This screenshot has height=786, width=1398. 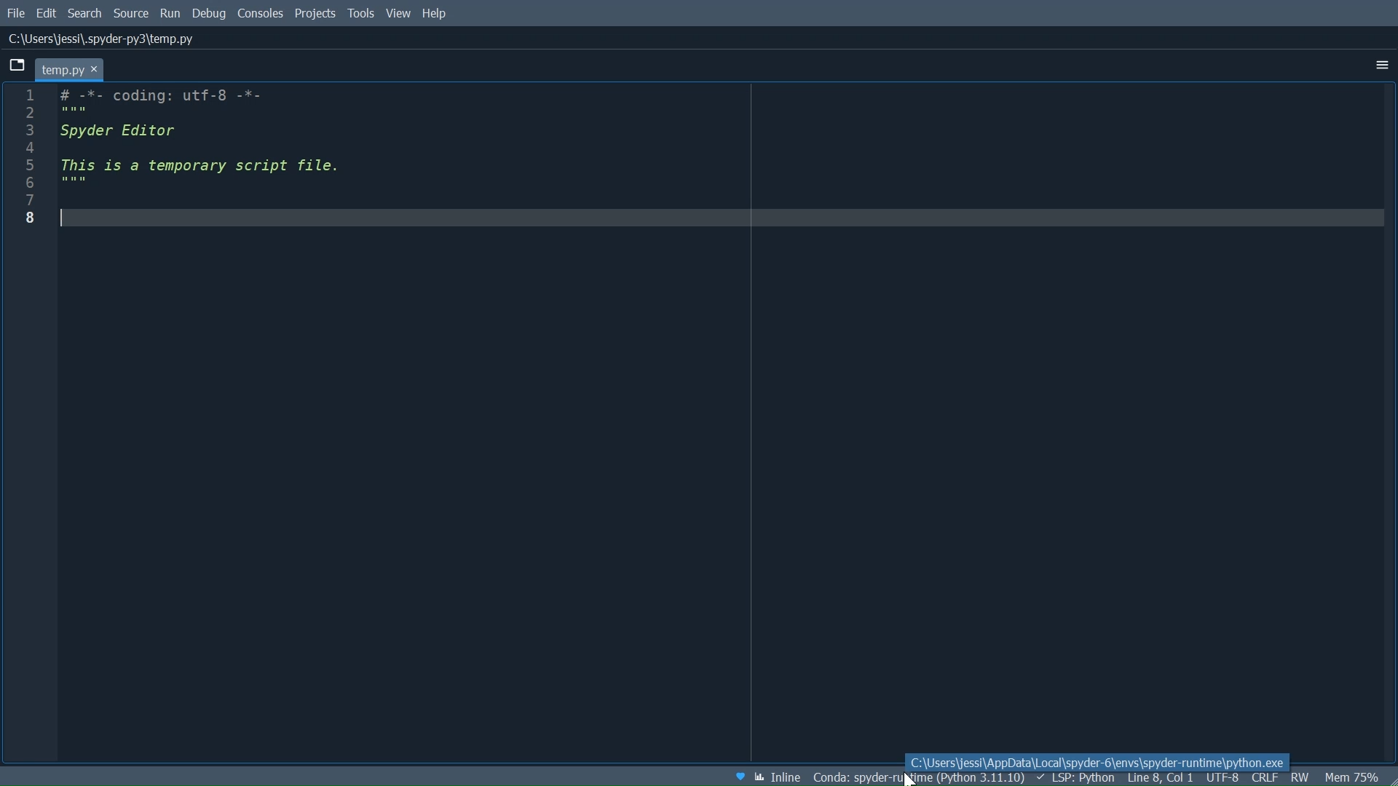 What do you see at coordinates (919, 779) in the screenshot?
I see `Conda Environment Indicator` at bounding box center [919, 779].